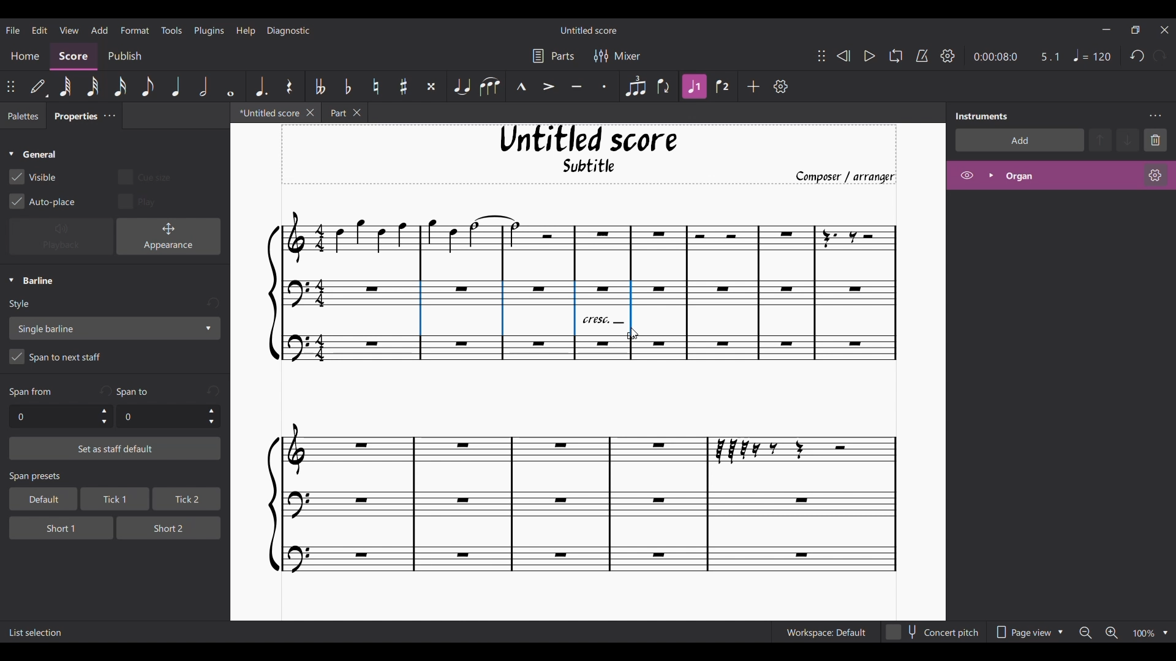  Describe the element at coordinates (933, 632) in the screenshot. I see `Toggle for Concert pitch` at that location.